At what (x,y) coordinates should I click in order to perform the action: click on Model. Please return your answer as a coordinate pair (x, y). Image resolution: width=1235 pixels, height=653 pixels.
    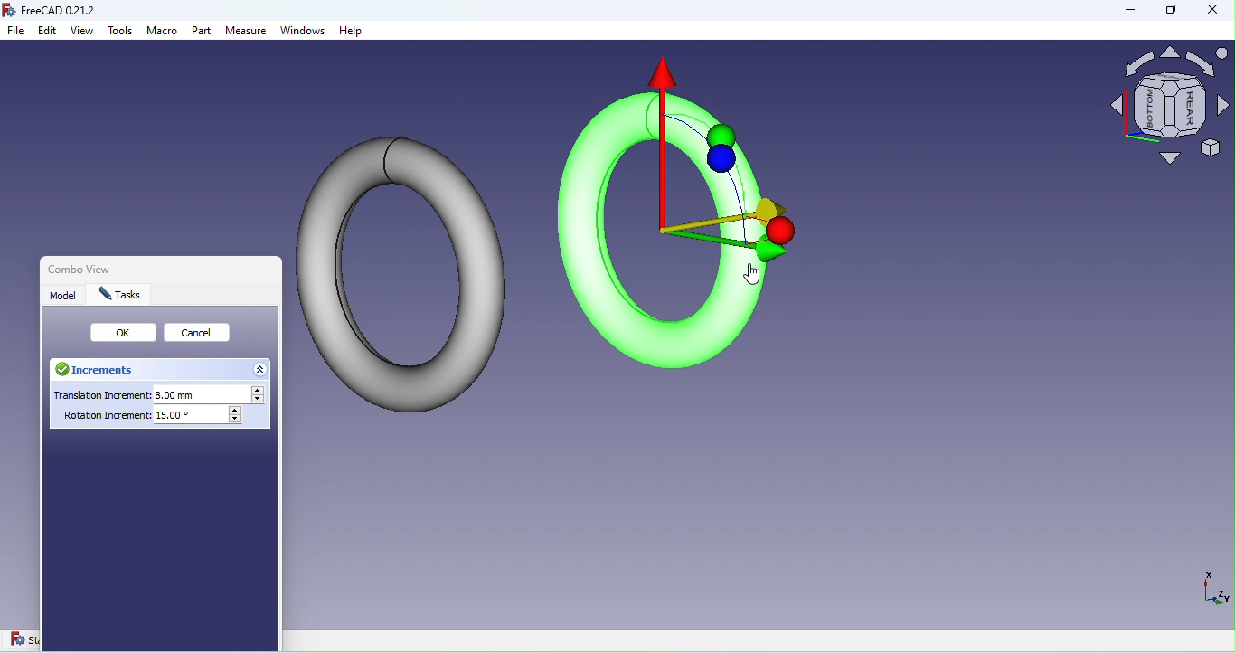
    Looking at the image, I should click on (65, 295).